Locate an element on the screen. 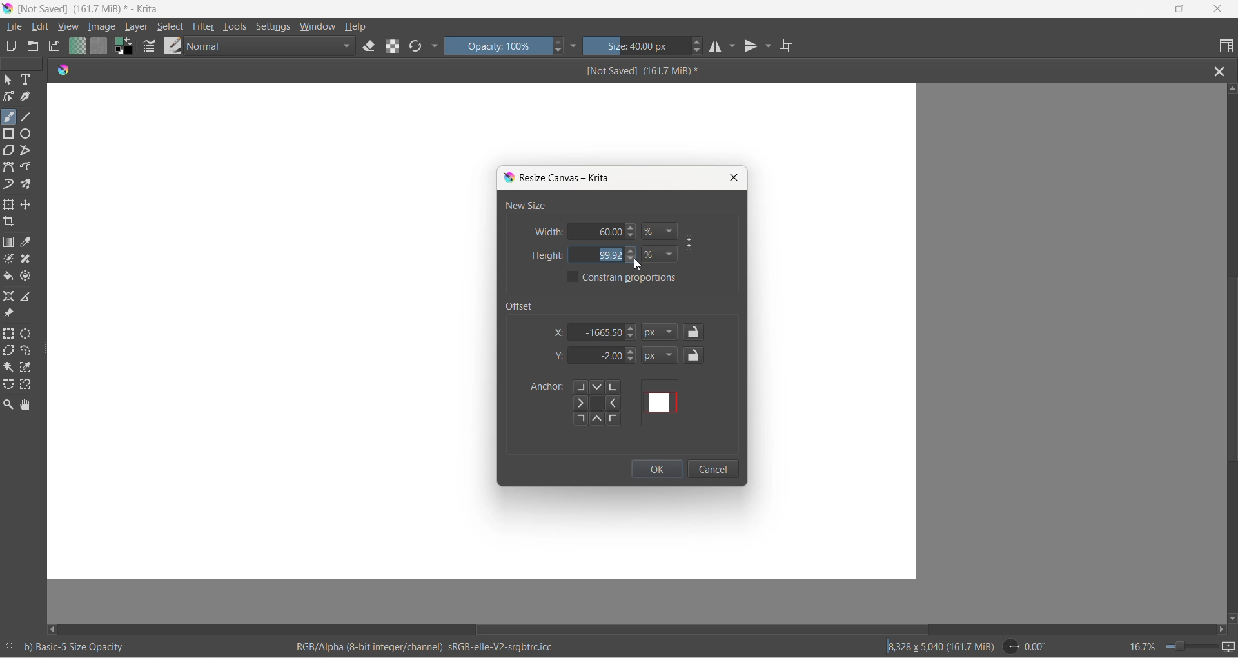 The height and width of the screenshot is (658, 1238). sample a color is located at coordinates (28, 243).